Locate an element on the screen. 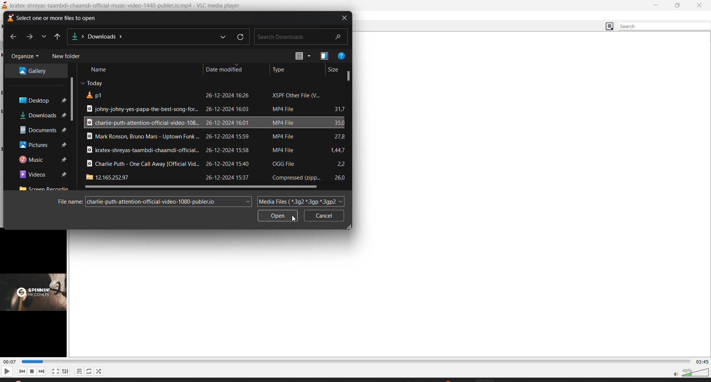 This screenshot has height=382, width=711. vertical scroll bar is located at coordinates (349, 76).